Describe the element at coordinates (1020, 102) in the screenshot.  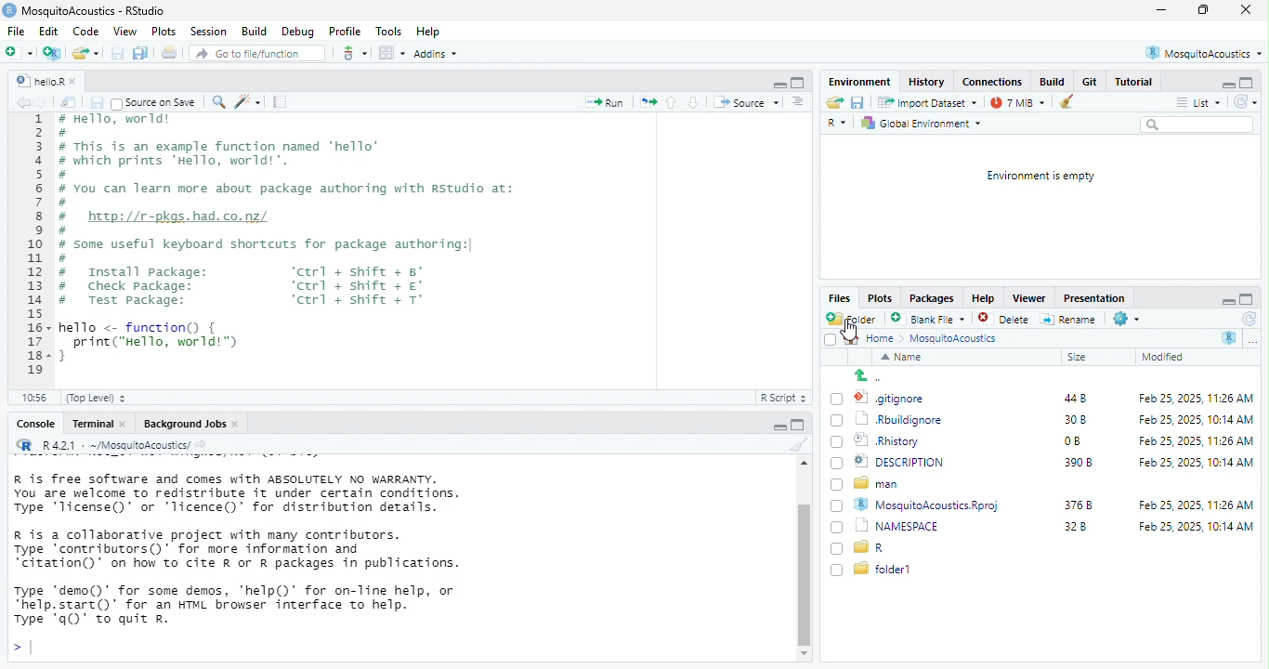
I see `7 mb` at that location.